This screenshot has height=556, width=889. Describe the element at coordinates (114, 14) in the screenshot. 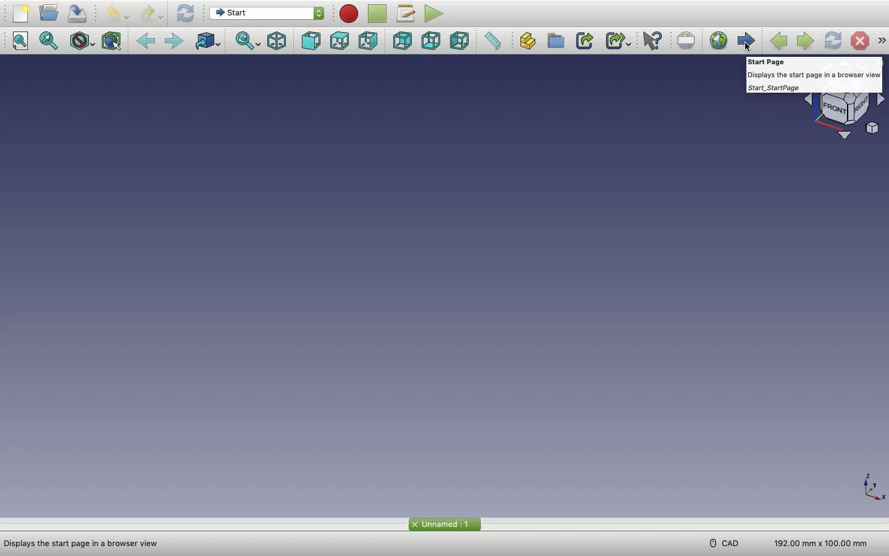

I see `Undo` at that location.